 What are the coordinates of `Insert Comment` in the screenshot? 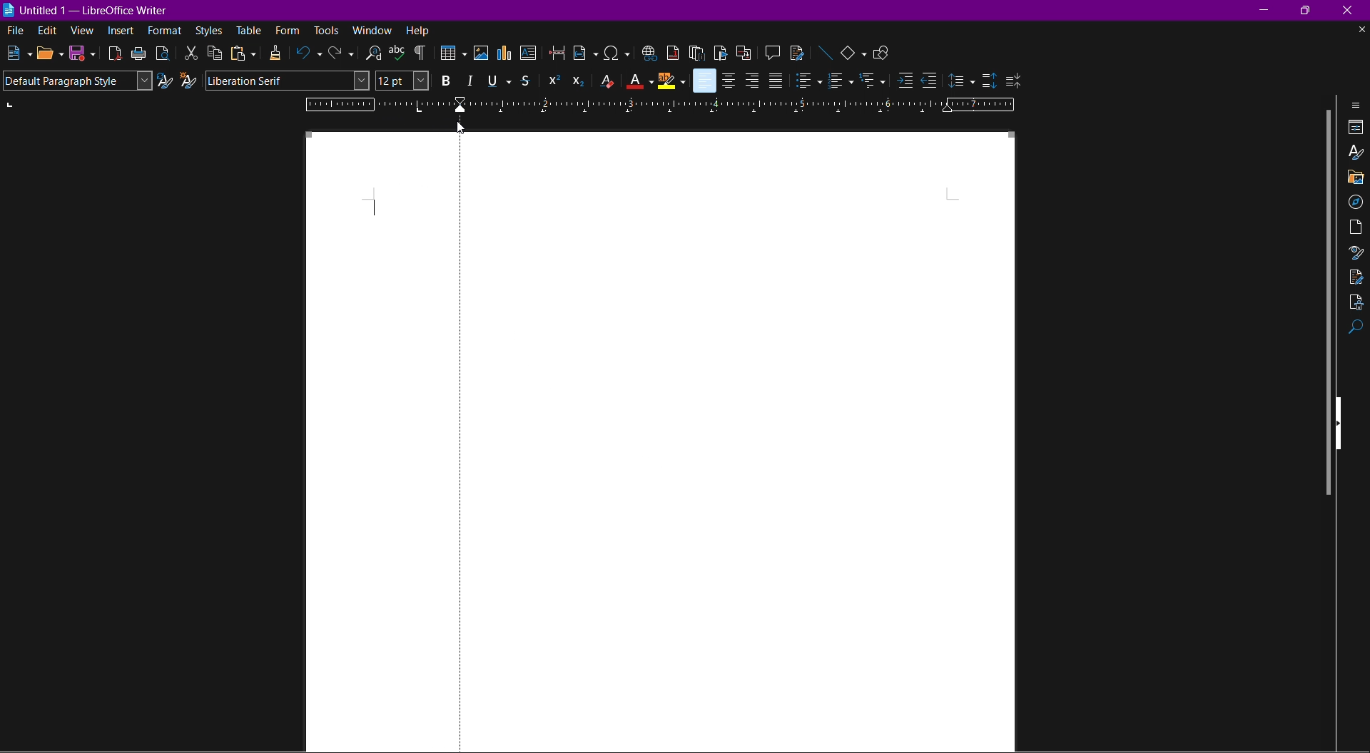 It's located at (769, 51).